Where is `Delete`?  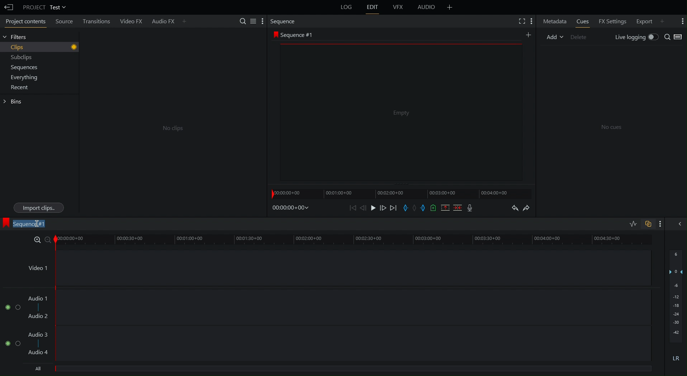 Delete is located at coordinates (579, 38).